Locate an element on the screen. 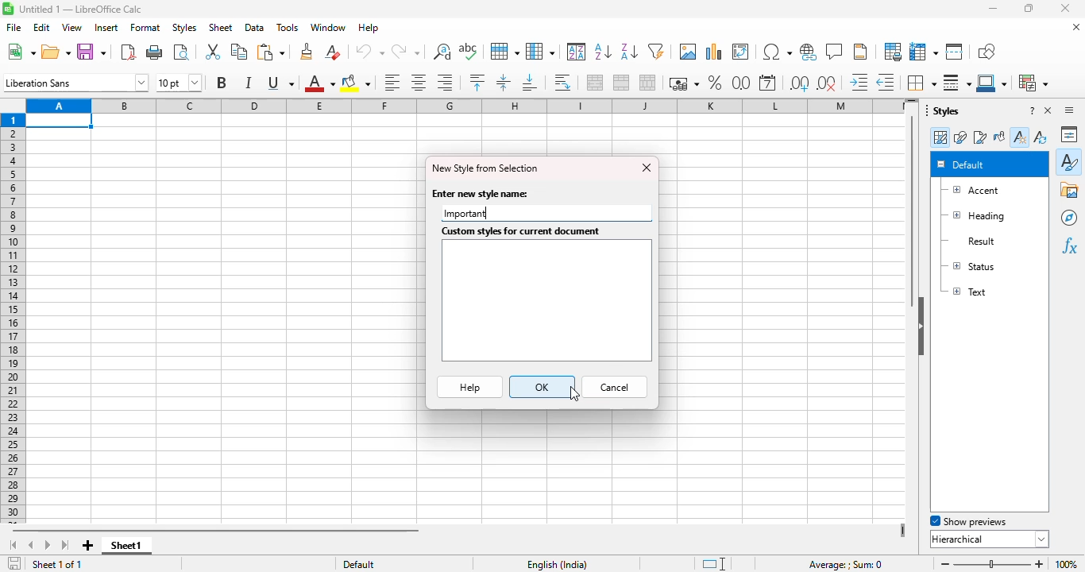  show draw functions is located at coordinates (987, 52).